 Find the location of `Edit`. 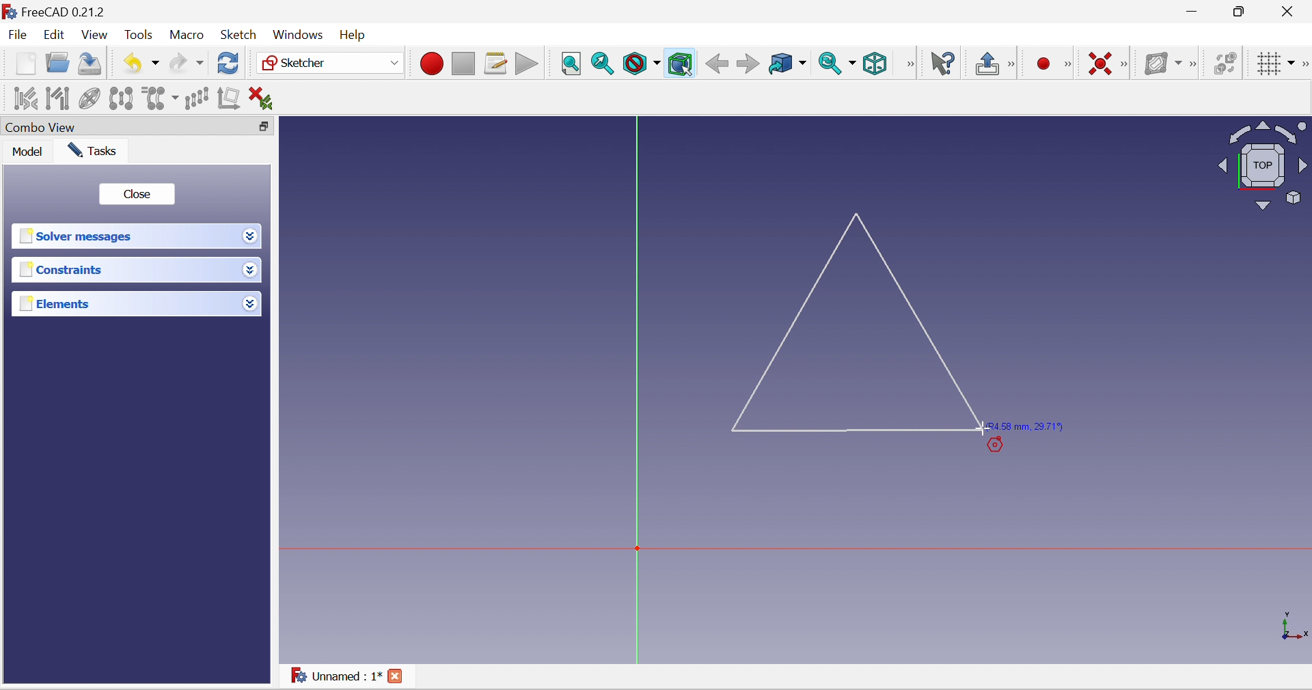

Edit is located at coordinates (53, 33).